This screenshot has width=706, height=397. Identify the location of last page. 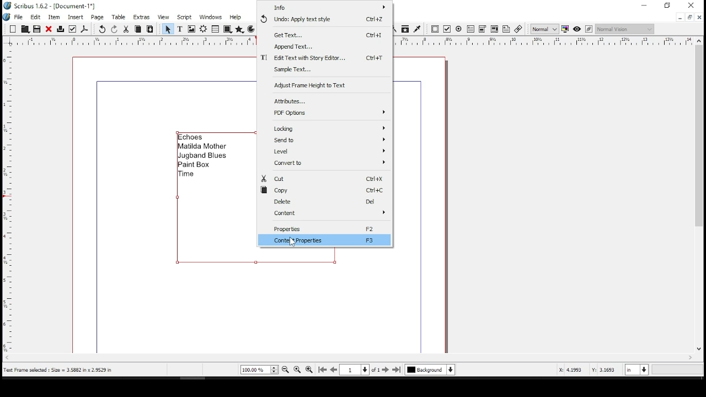
(397, 369).